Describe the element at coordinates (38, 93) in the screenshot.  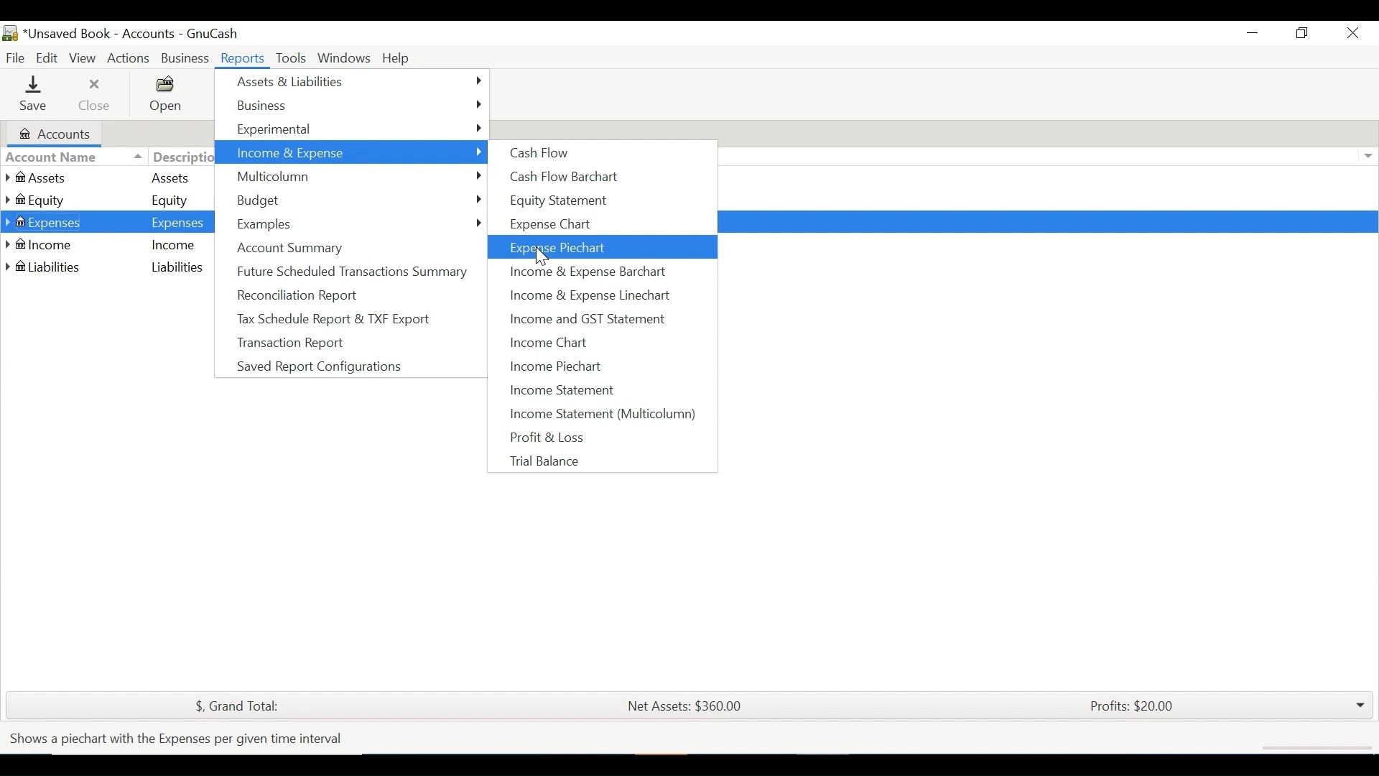
I see `Save` at that location.